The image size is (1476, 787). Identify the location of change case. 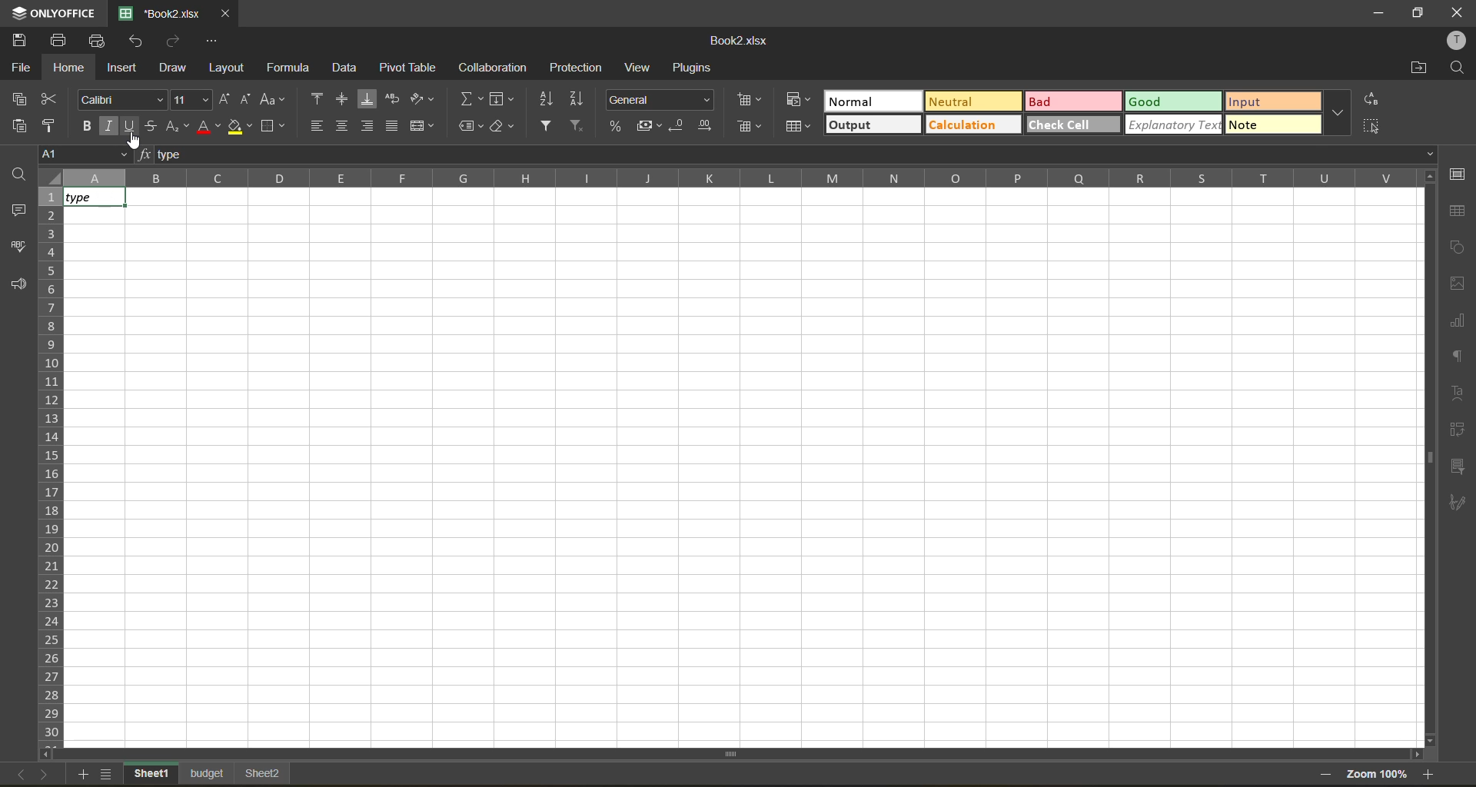
(273, 98).